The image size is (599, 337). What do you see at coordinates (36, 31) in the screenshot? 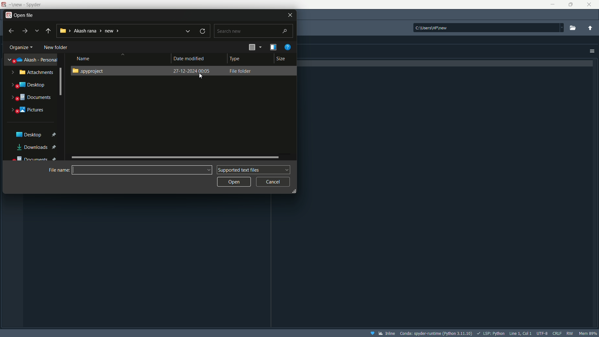
I see `recent locations` at bounding box center [36, 31].